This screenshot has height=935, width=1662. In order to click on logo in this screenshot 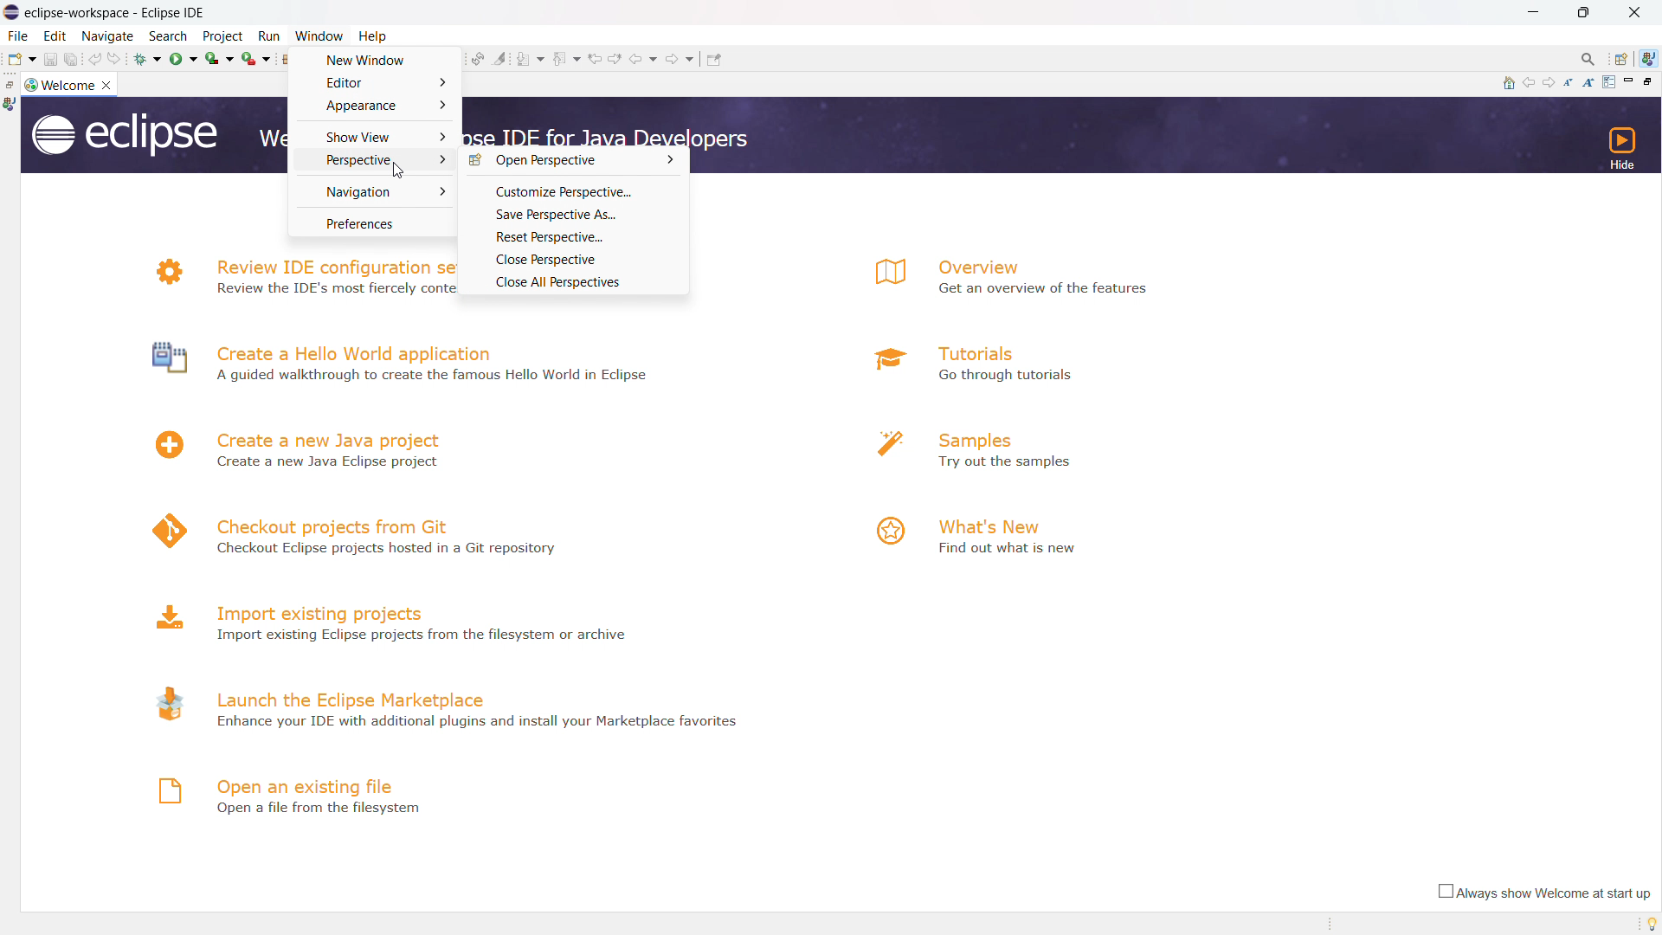, I will do `click(160, 272)`.